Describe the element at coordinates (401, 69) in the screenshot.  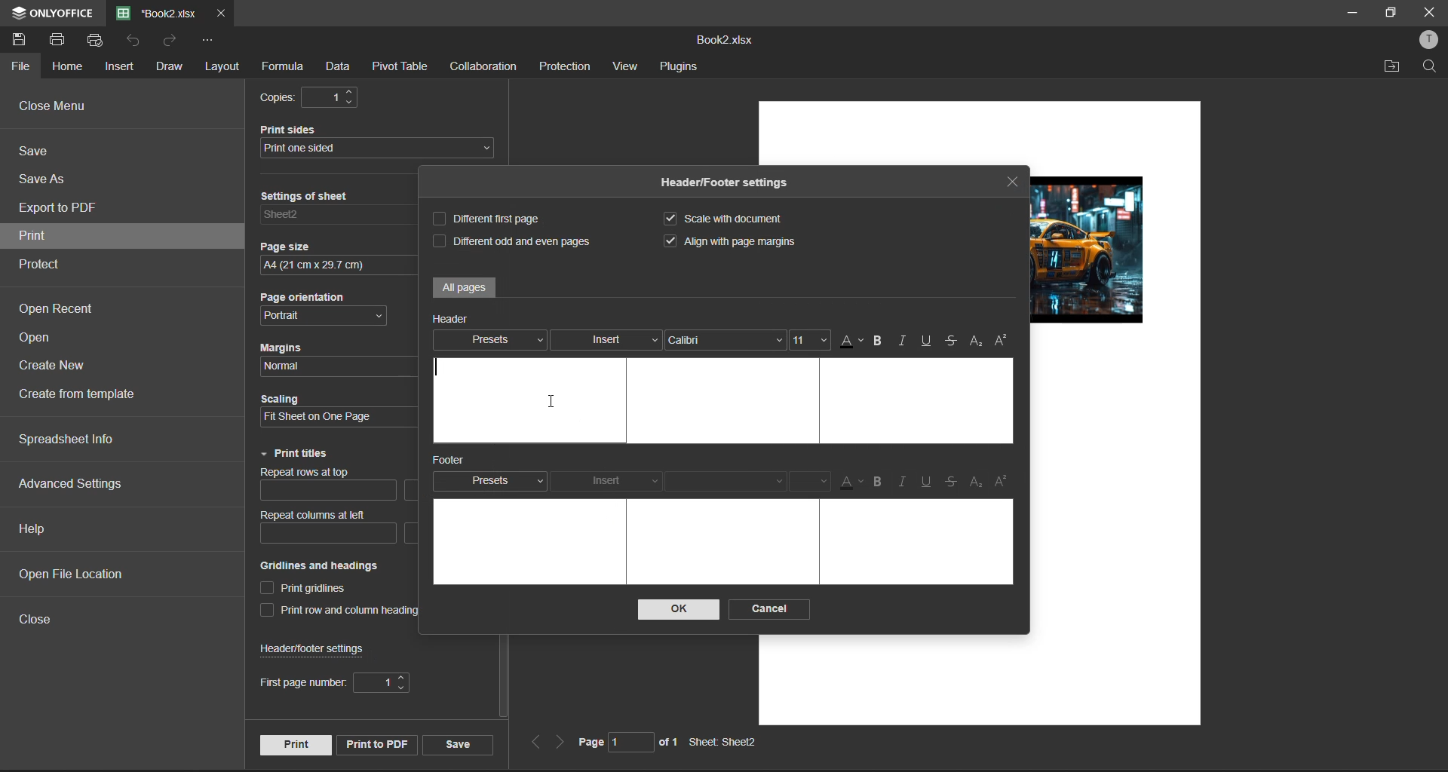
I see `pivot table` at that location.